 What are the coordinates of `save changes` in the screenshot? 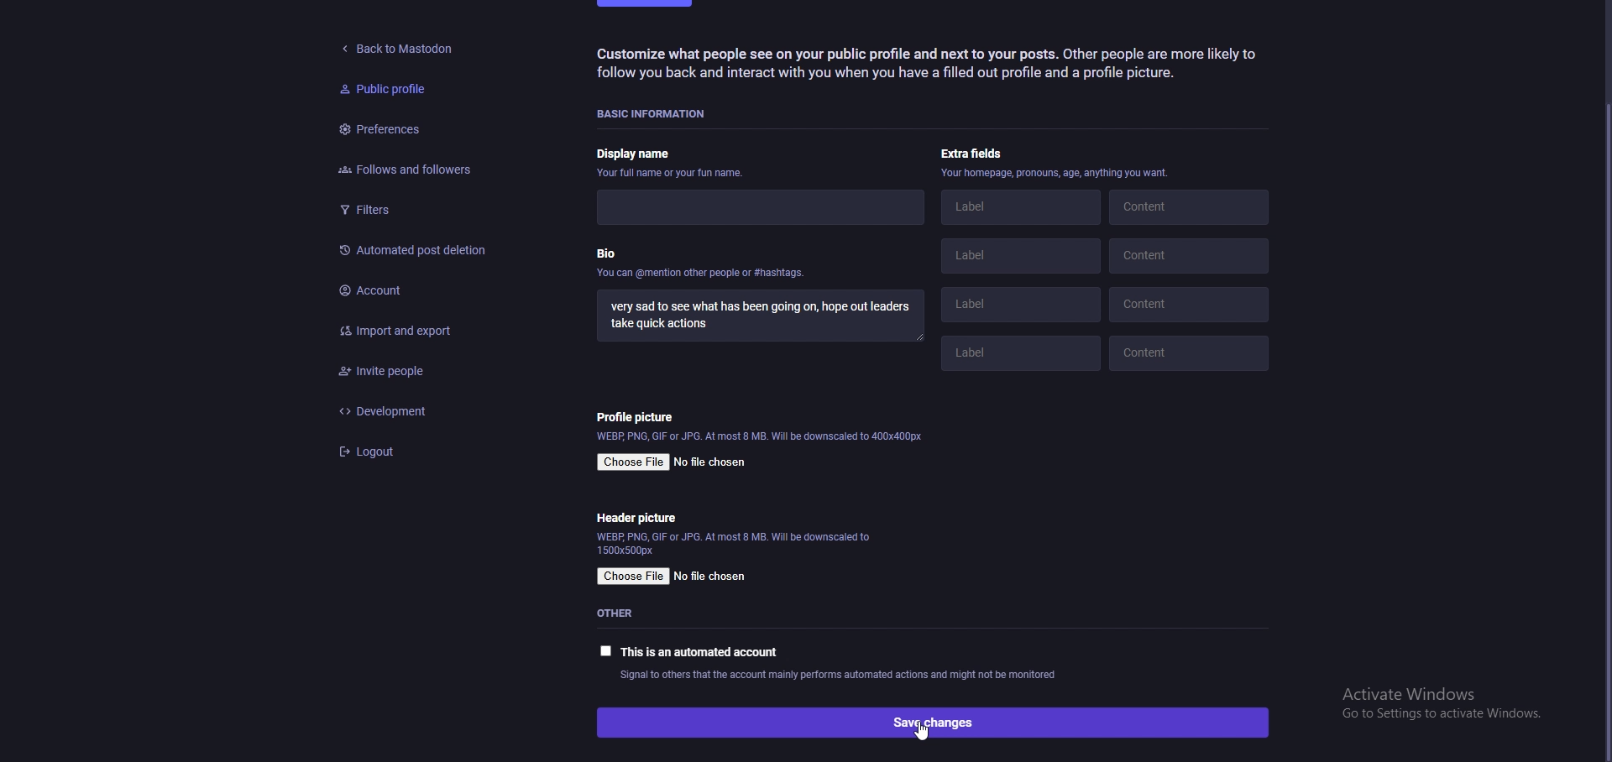 It's located at (931, 722).